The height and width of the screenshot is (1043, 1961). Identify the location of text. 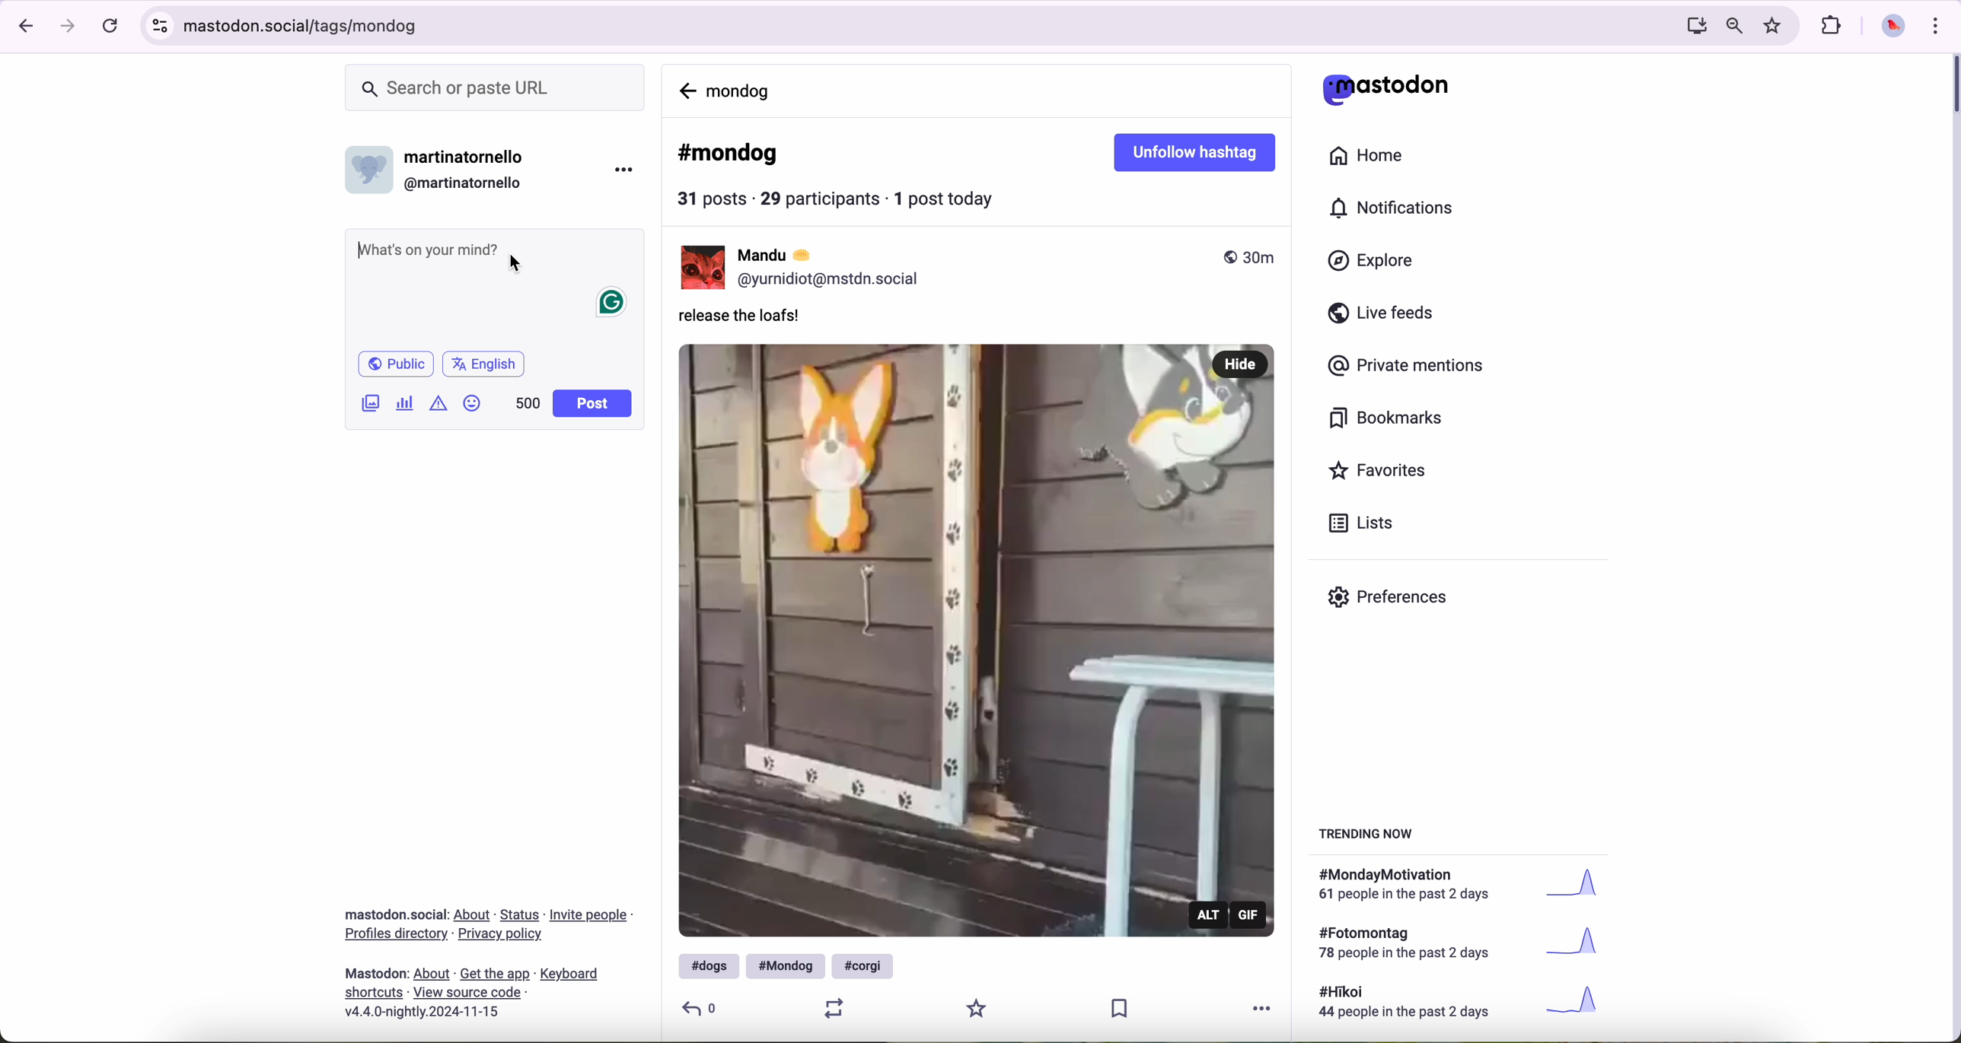
(1412, 1004).